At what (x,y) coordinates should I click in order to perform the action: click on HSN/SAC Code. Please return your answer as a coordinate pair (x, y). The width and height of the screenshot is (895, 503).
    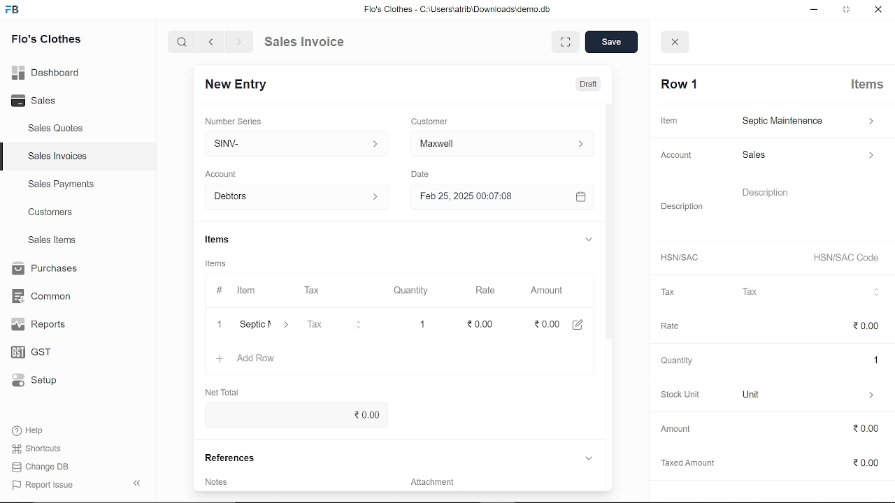
    Looking at the image, I should click on (846, 259).